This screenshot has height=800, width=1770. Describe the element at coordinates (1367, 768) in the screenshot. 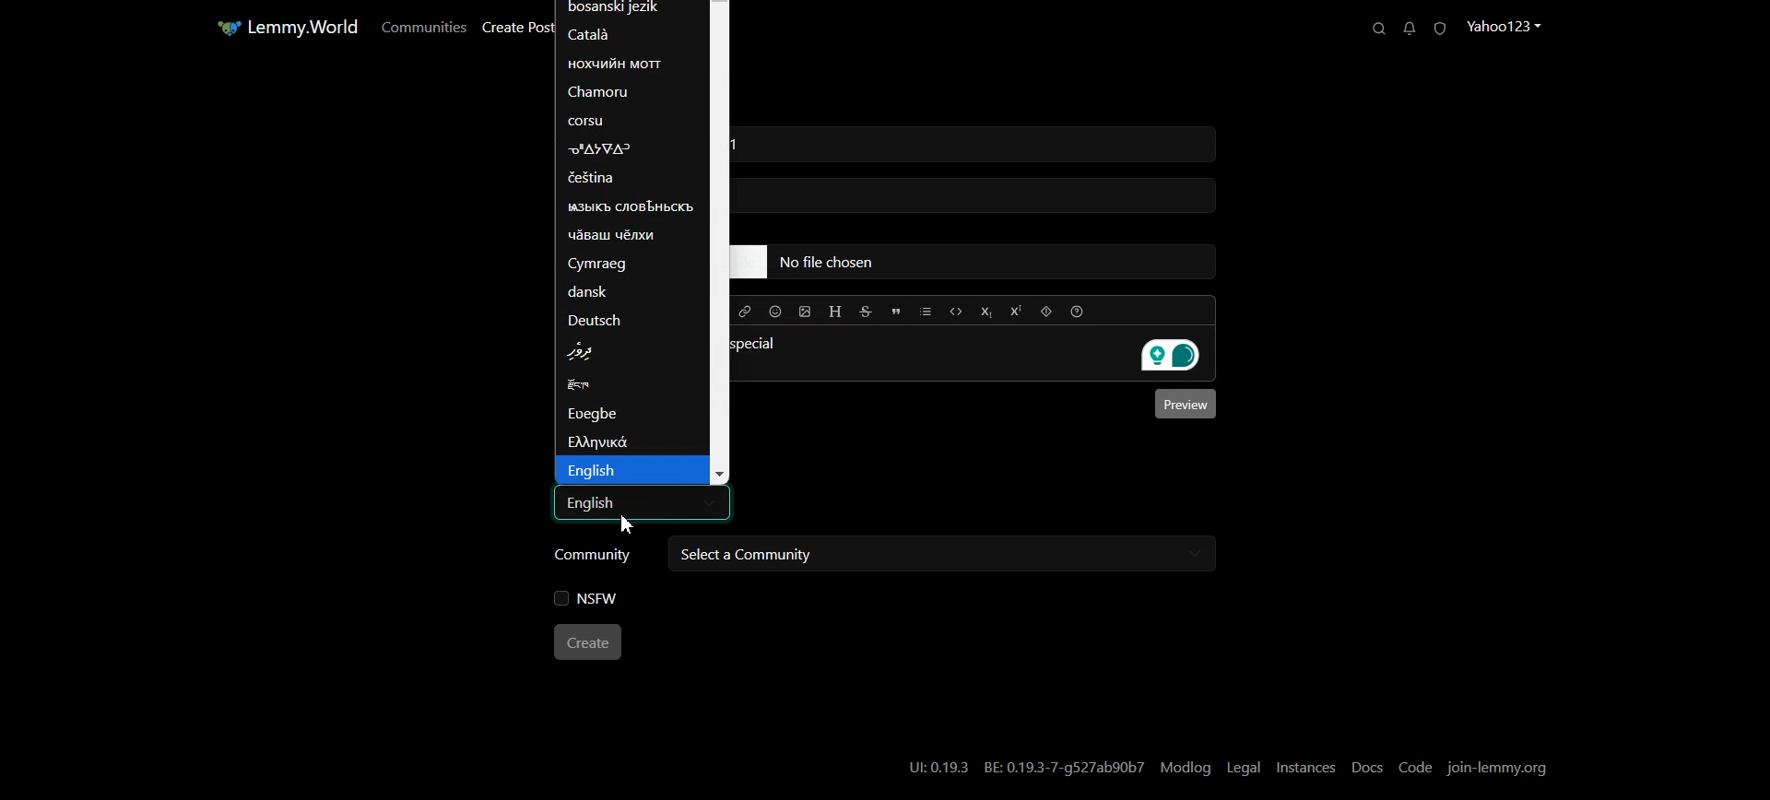

I see `Docs` at that location.